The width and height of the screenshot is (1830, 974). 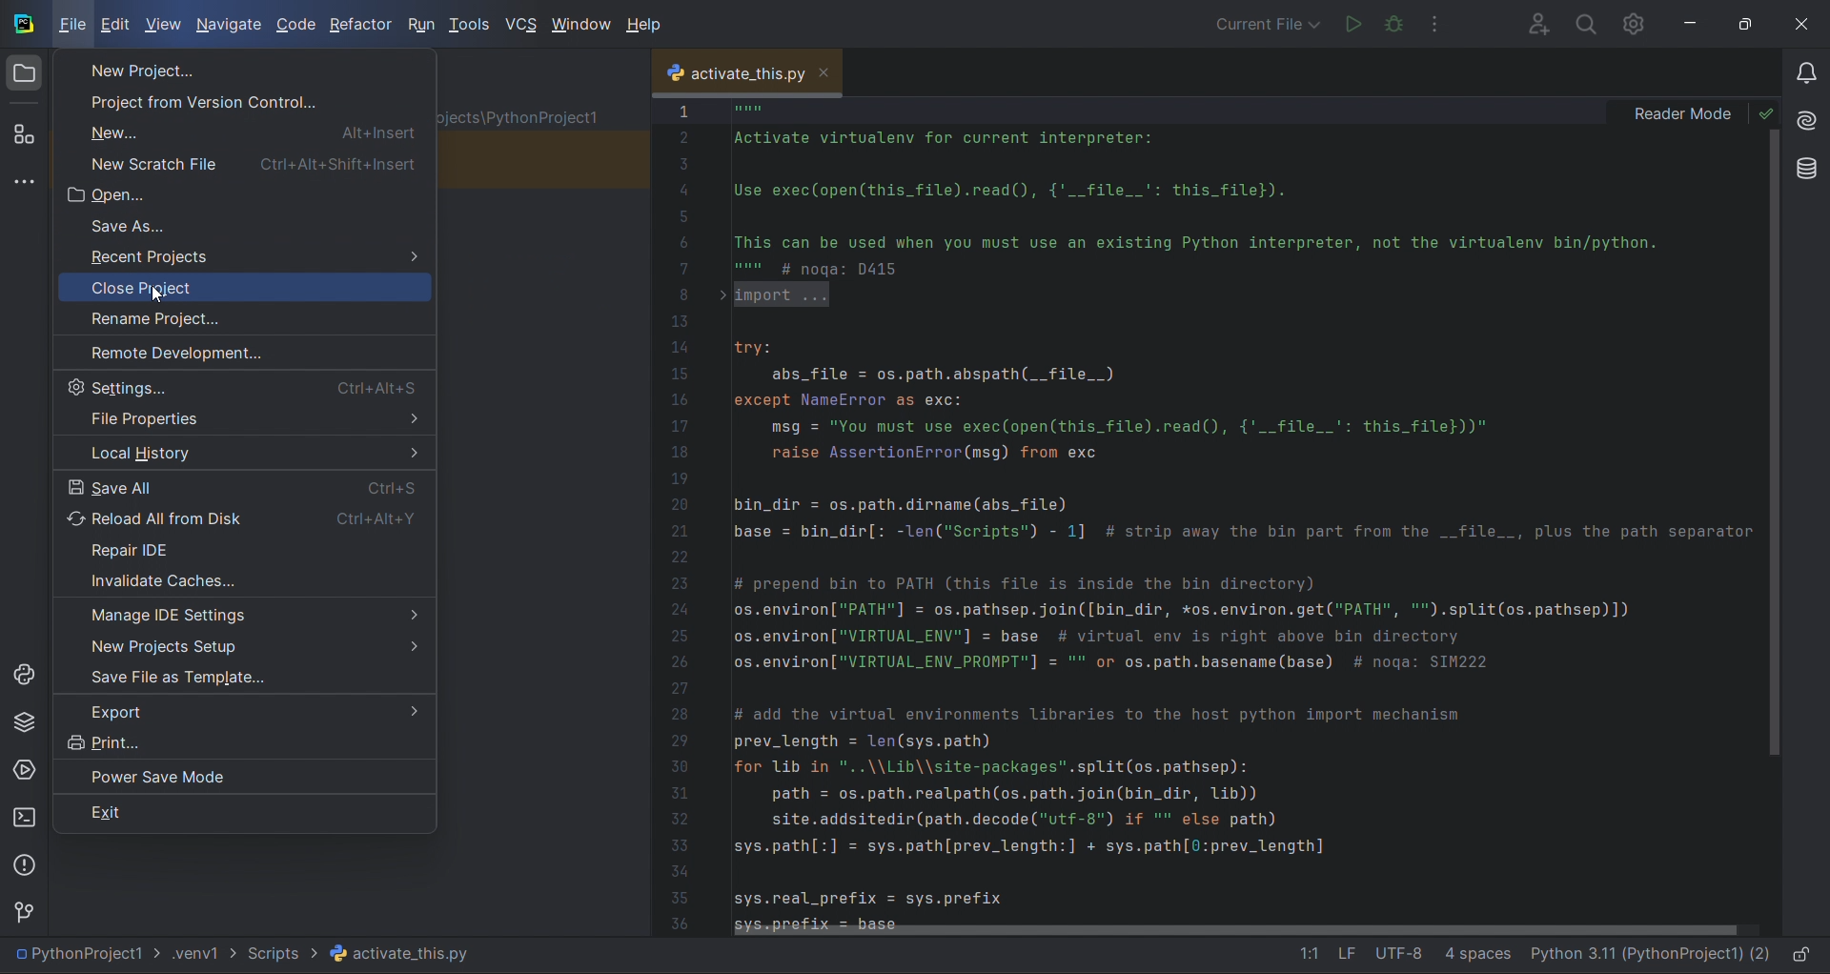 What do you see at coordinates (24, 181) in the screenshot?
I see `tool window` at bounding box center [24, 181].